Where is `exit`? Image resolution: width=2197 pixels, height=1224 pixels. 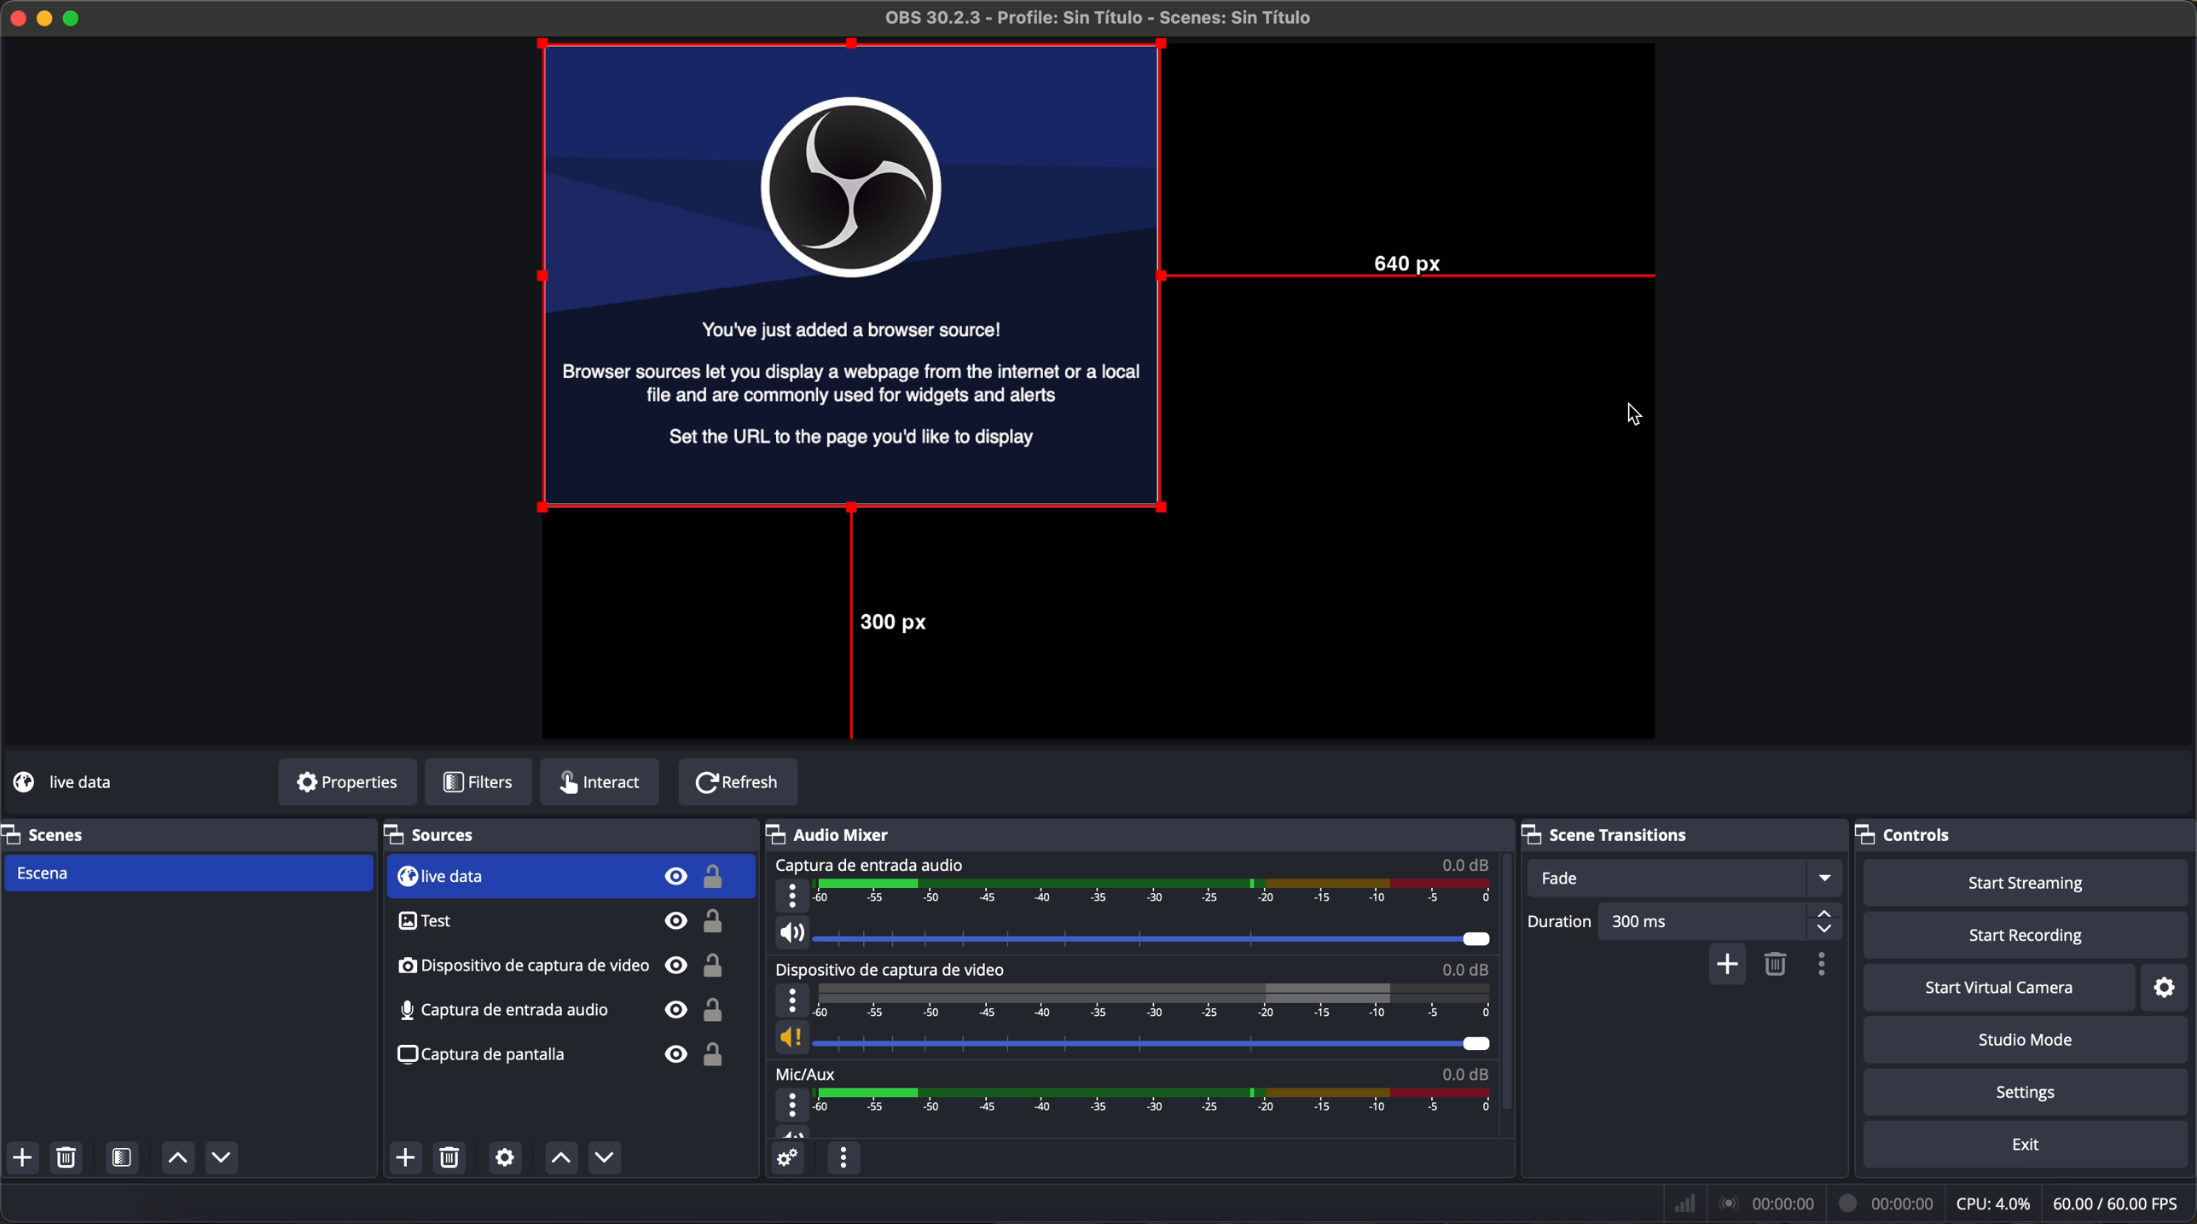 exit is located at coordinates (2031, 1146).